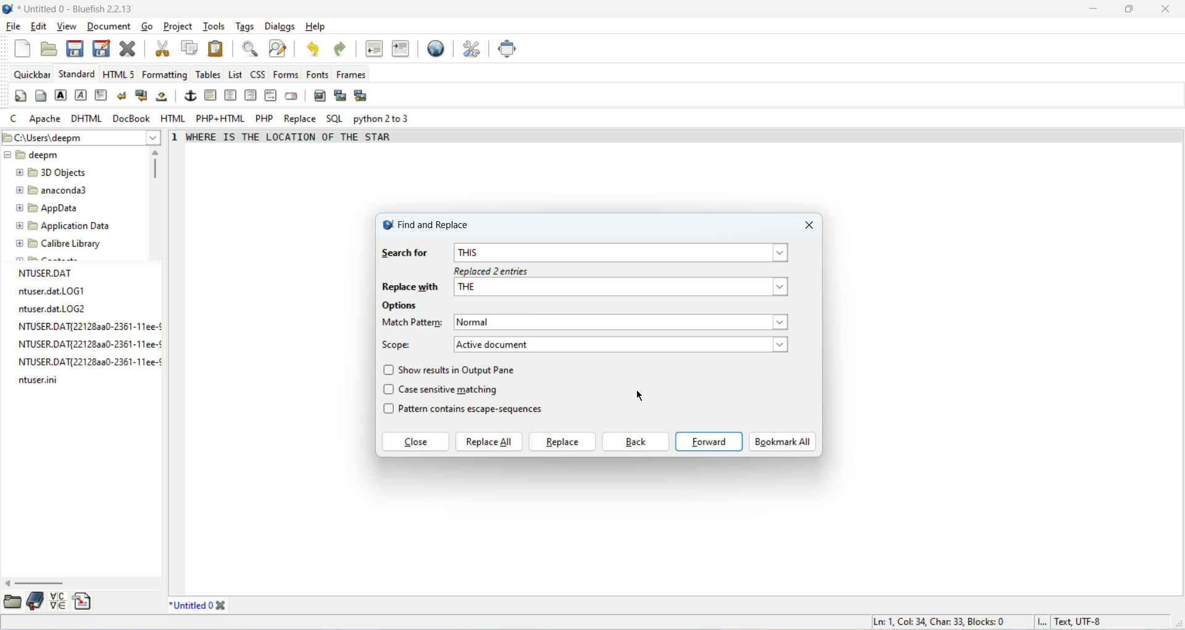 The image size is (1185, 630). I want to click on unindent, so click(373, 48).